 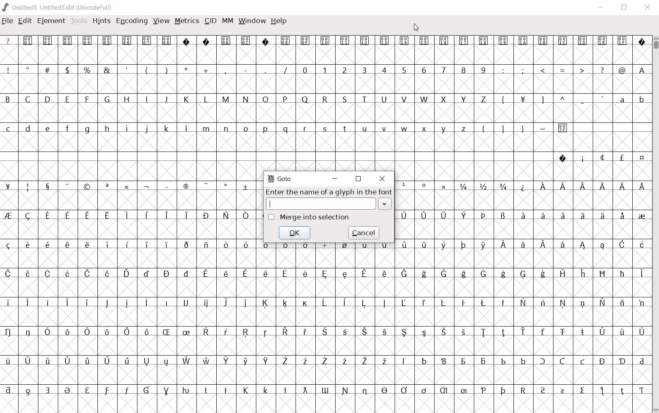 What do you see at coordinates (583, 362) in the screenshot?
I see `Symbol` at bounding box center [583, 362].